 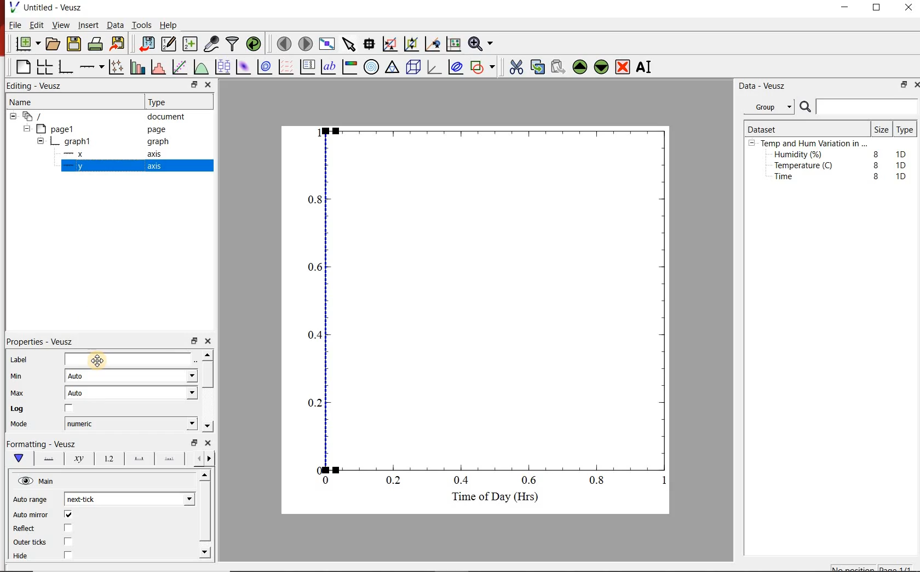 I want to click on 0.6, so click(x=314, y=270).